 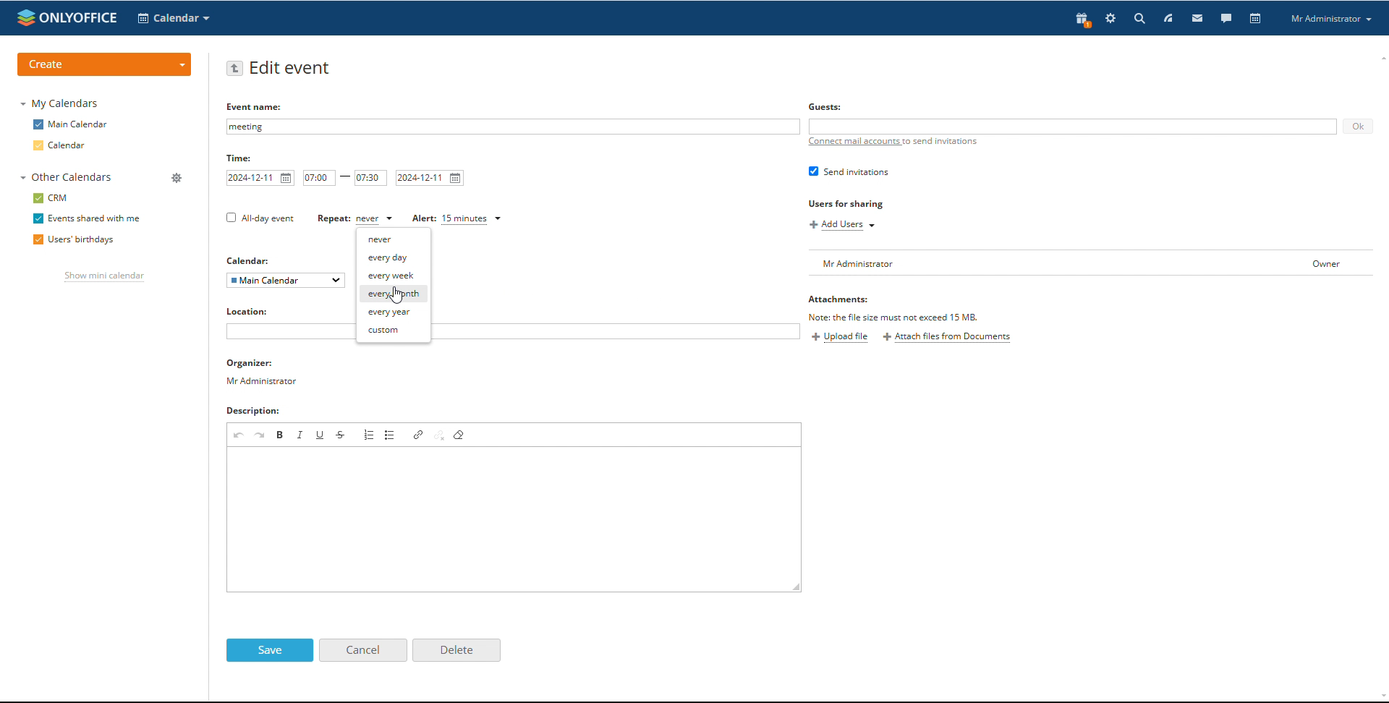 What do you see at coordinates (1073, 127) in the screenshot?
I see `add guests` at bounding box center [1073, 127].